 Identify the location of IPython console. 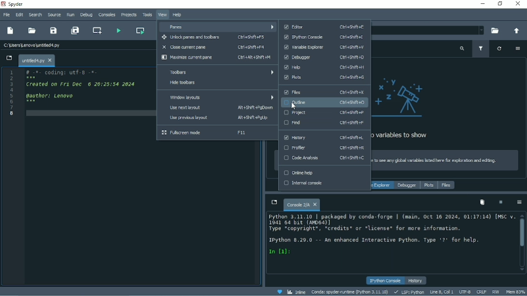
(386, 281).